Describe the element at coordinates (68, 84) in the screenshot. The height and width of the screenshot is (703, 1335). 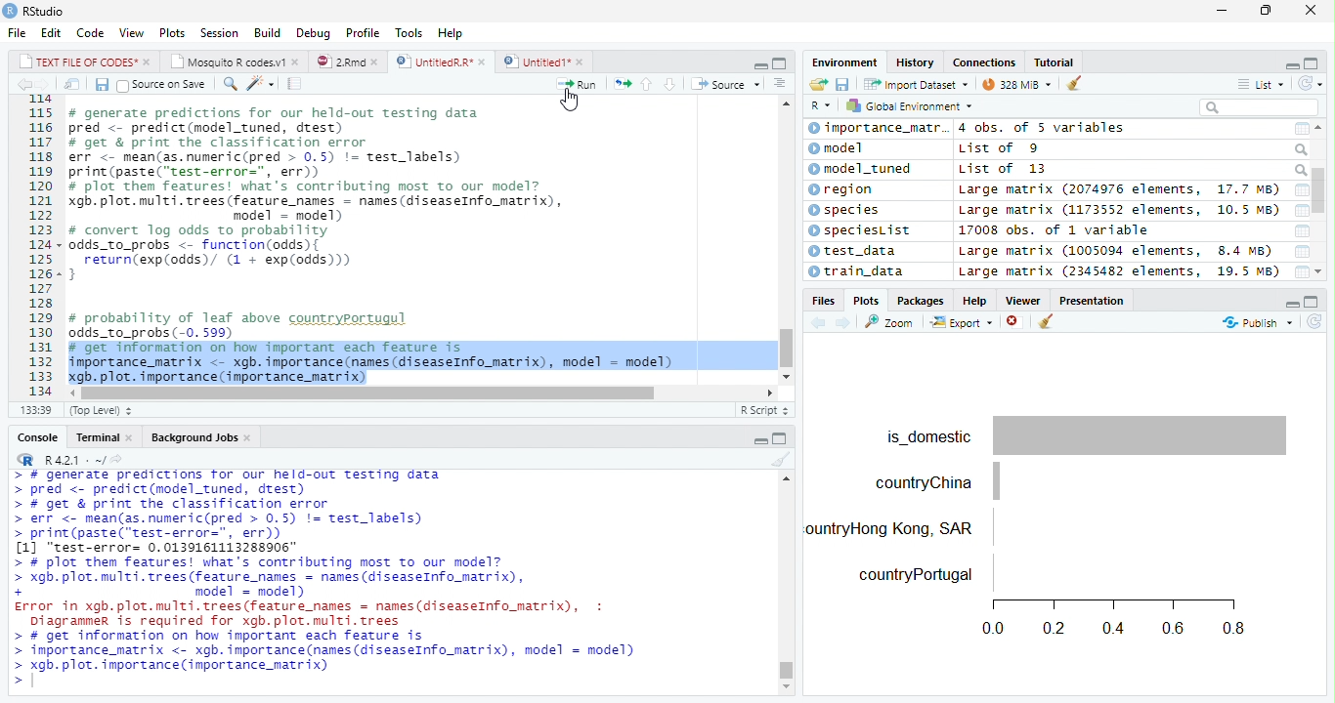
I see `Show in new window` at that location.